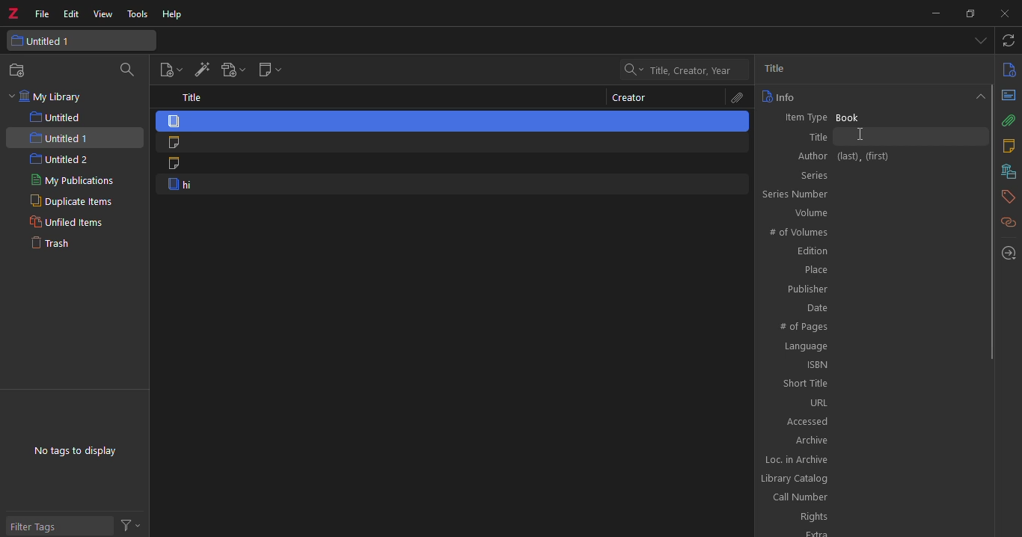 This screenshot has height=537, width=1022. I want to click on maximize, so click(969, 14).